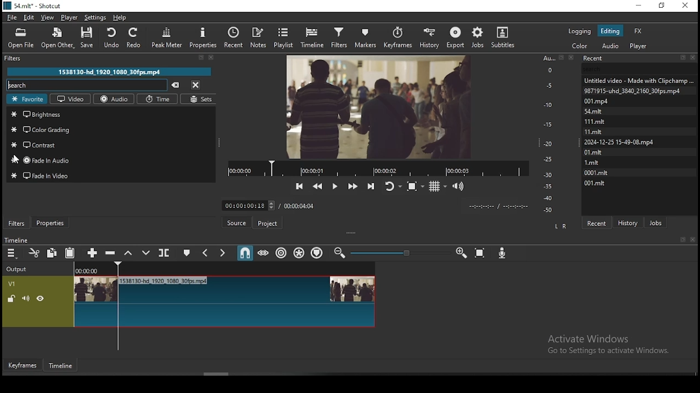  Describe the element at coordinates (87, 85) in the screenshot. I see `search` at that location.